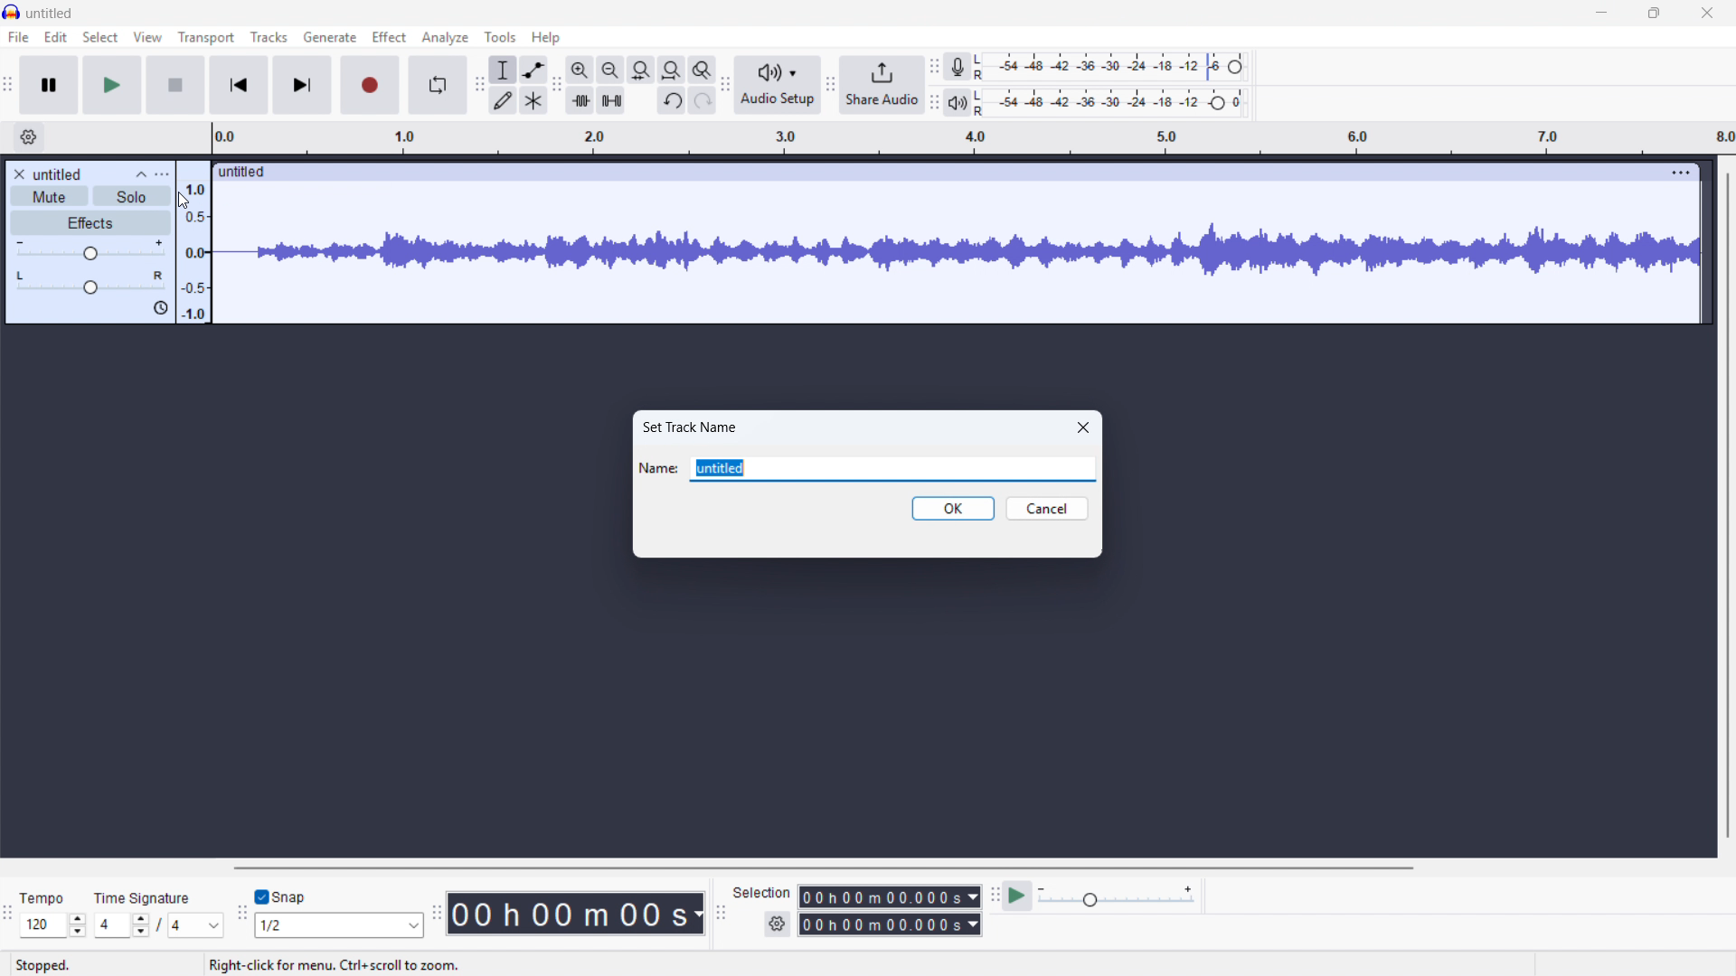  Describe the element at coordinates (370, 85) in the screenshot. I see `Record ` at that location.